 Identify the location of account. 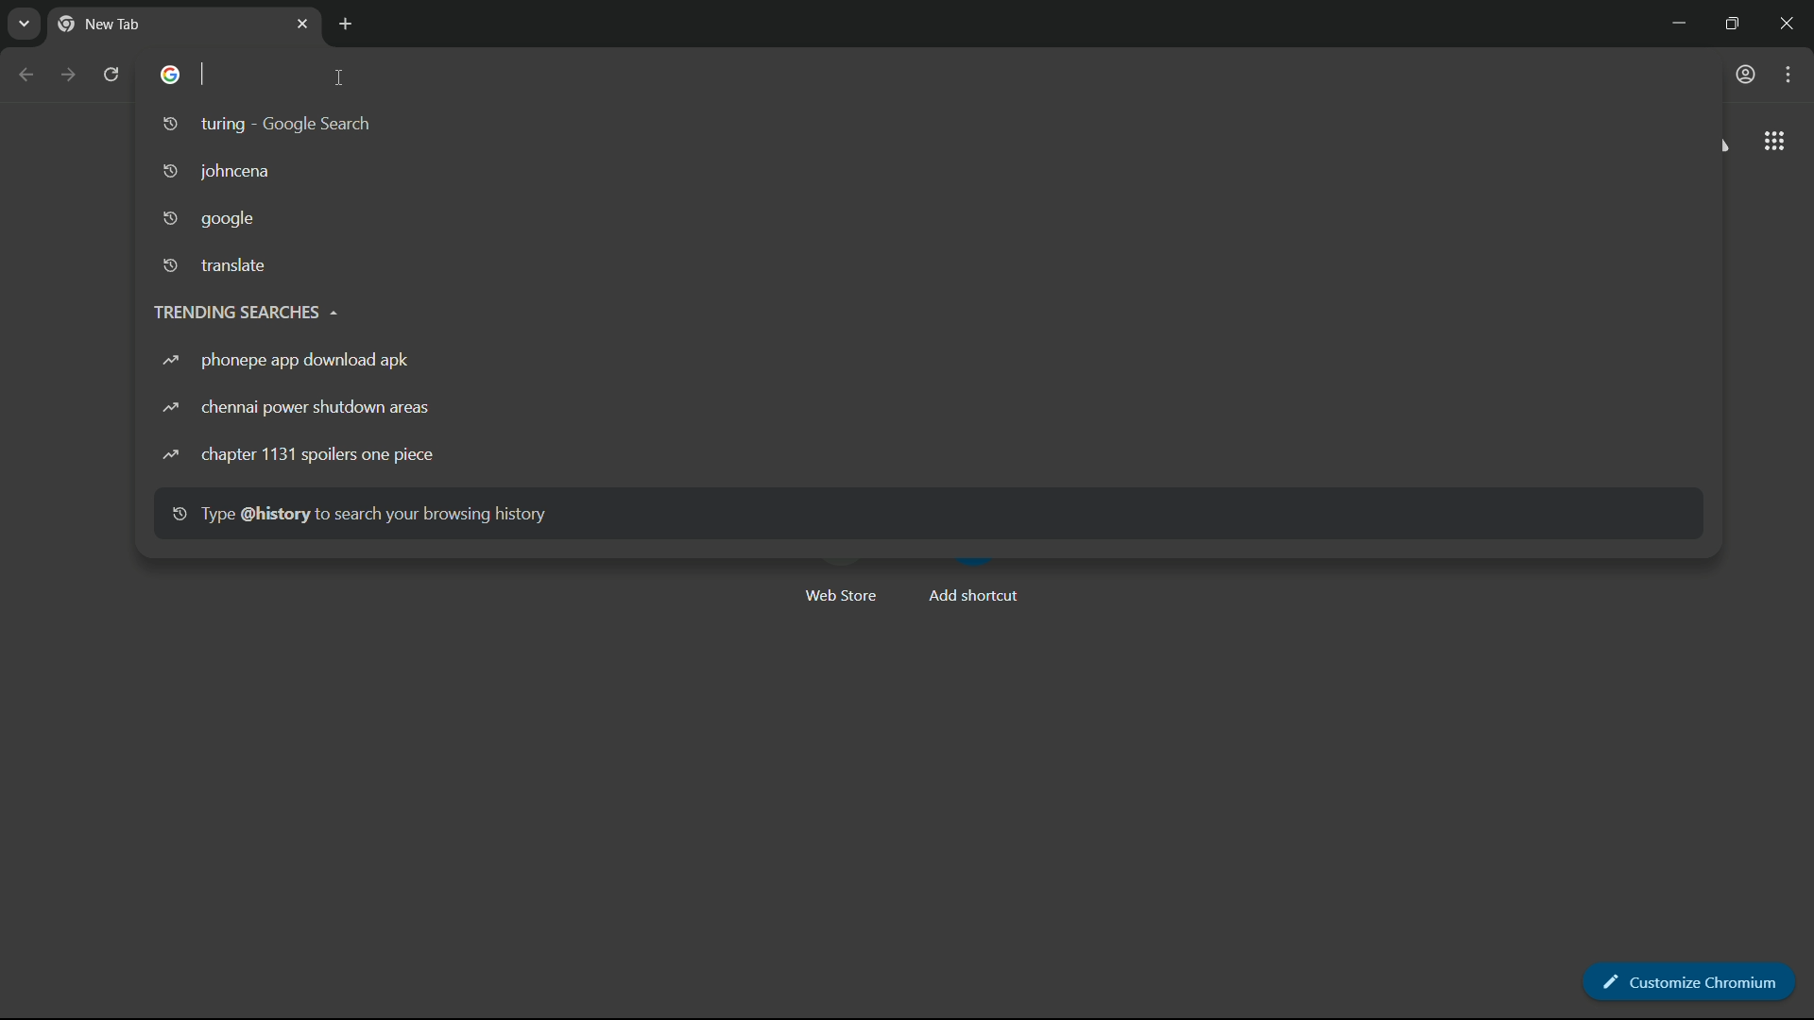
(1747, 75).